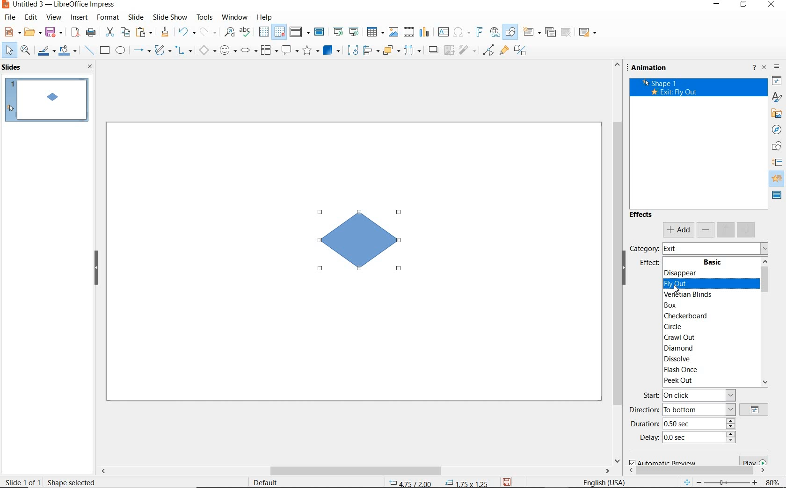 This screenshot has width=786, height=488. I want to click on crop image, so click(449, 50).